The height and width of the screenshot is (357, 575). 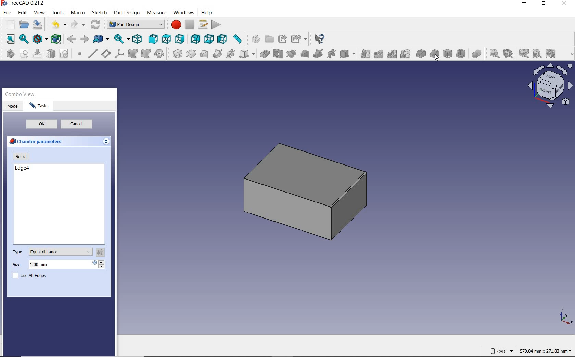 What do you see at coordinates (60, 264) in the screenshot?
I see `1.00 mm` at bounding box center [60, 264].